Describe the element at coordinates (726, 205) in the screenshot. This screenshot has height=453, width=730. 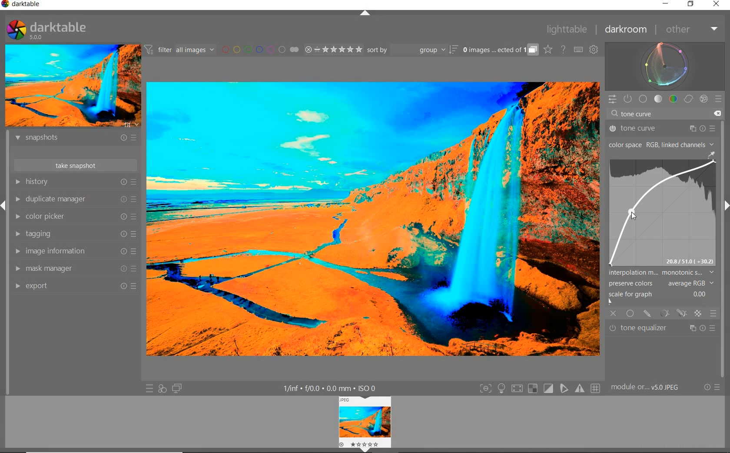
I see `Expand/Collapse` at that location.